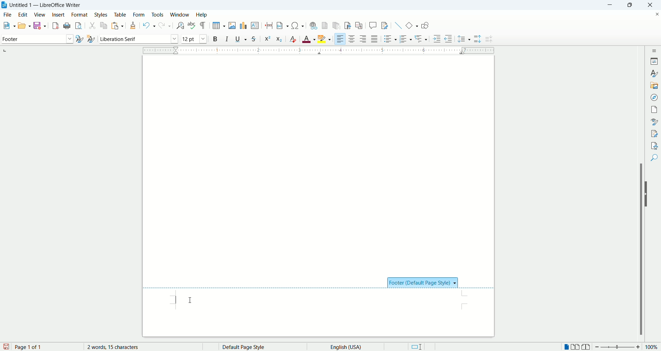 The height and width of the screenshot is (351, 661). Describe the element at coordinates (655, 157) in the screenshot. I see `find` at that location.